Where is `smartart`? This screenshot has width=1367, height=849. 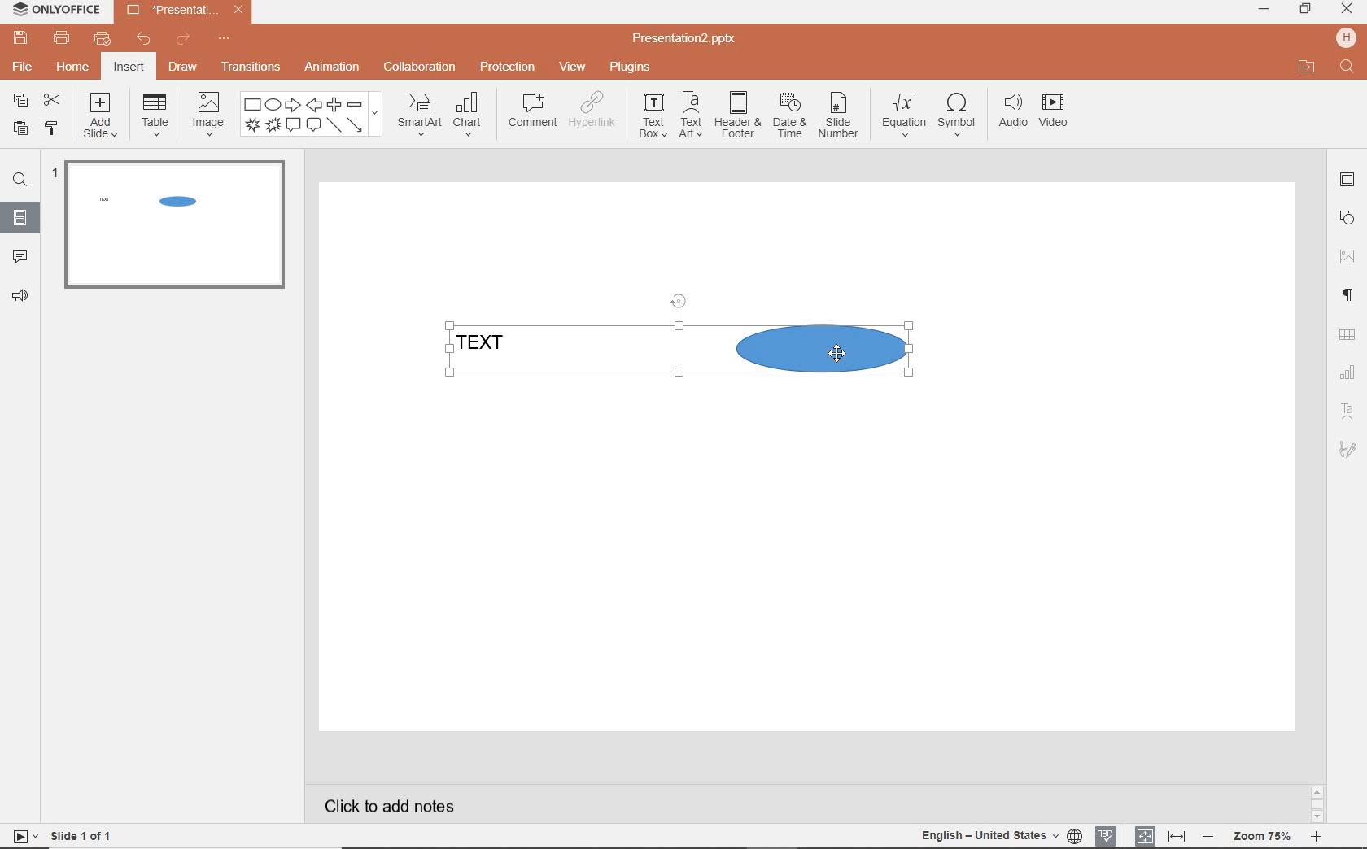
smartart is located at coordinates (419, 114).